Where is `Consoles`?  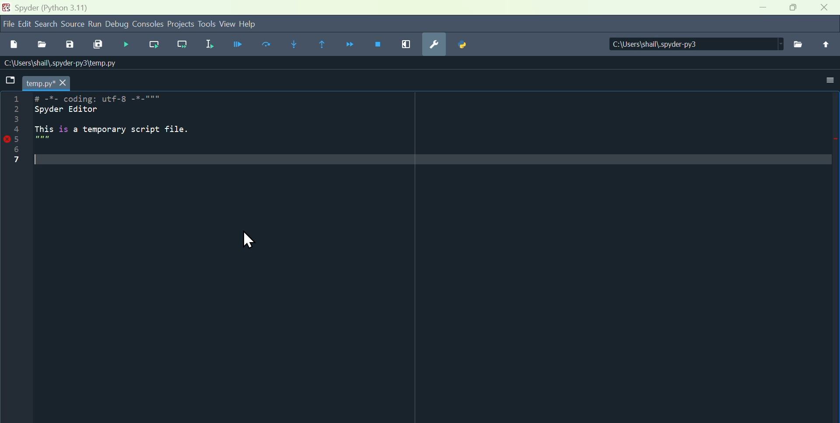 Consoles is located at coordinates (148, 23).